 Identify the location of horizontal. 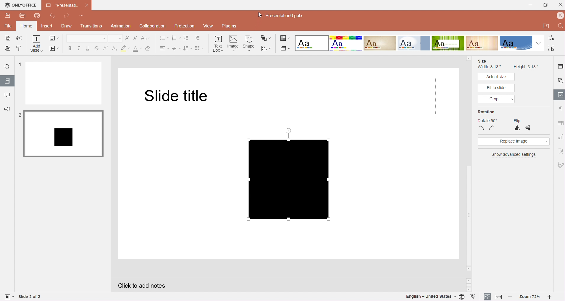
(527, 128).